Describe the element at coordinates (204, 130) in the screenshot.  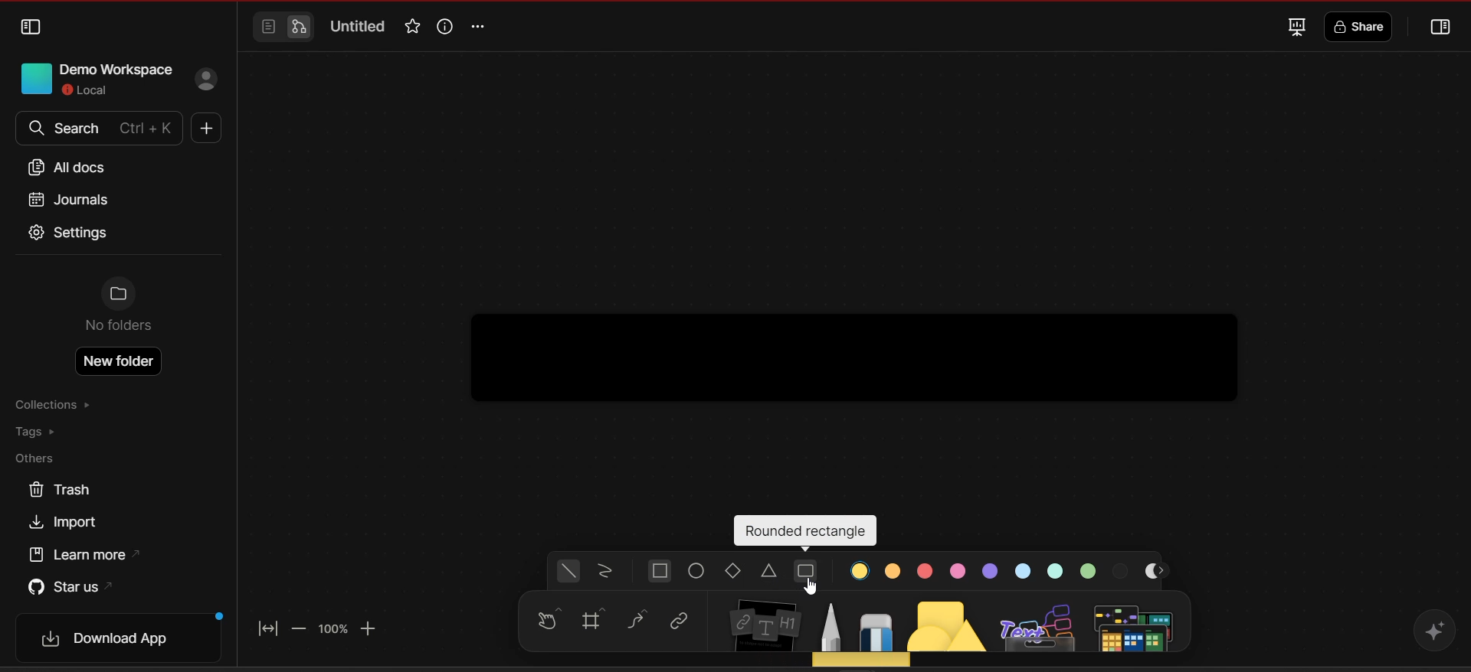
I see `new doc` at that location.